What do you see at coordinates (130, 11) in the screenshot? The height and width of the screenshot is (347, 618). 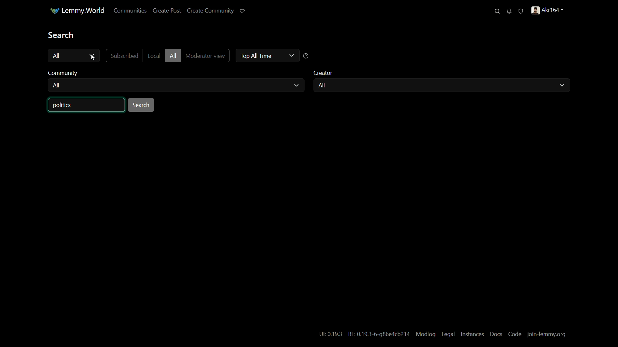 I see `communities` at bounding box center [130, 11].